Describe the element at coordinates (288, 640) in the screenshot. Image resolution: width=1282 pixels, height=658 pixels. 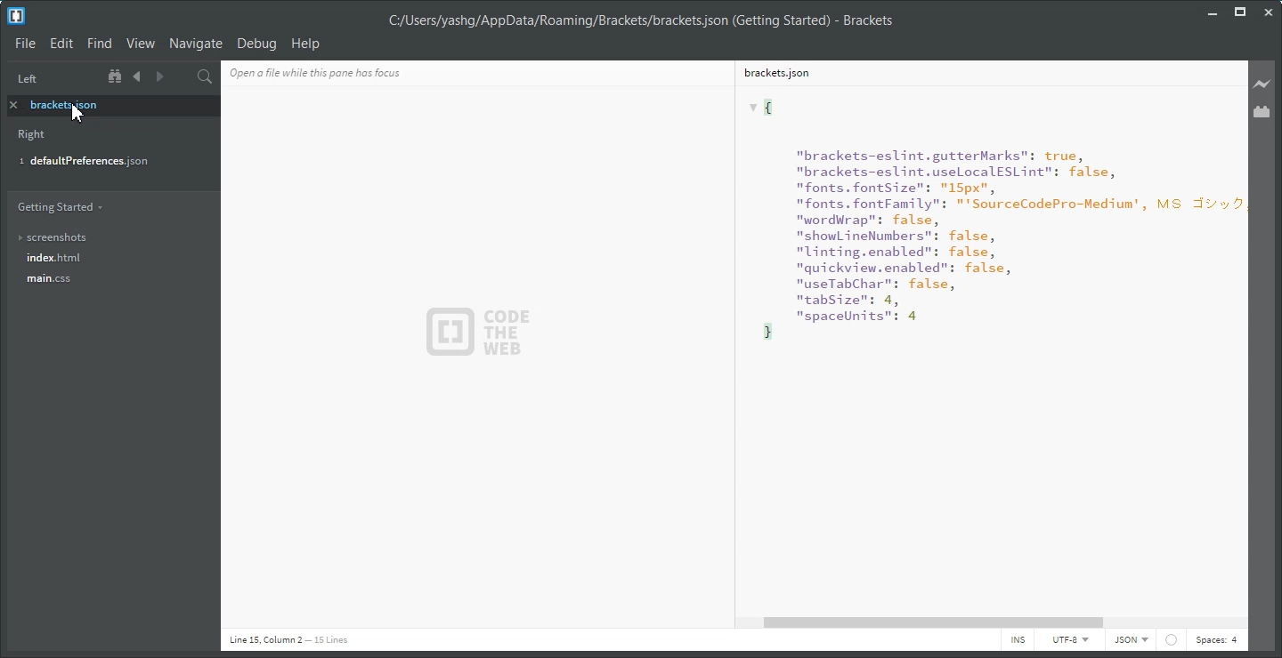
I see `Text` at that location.